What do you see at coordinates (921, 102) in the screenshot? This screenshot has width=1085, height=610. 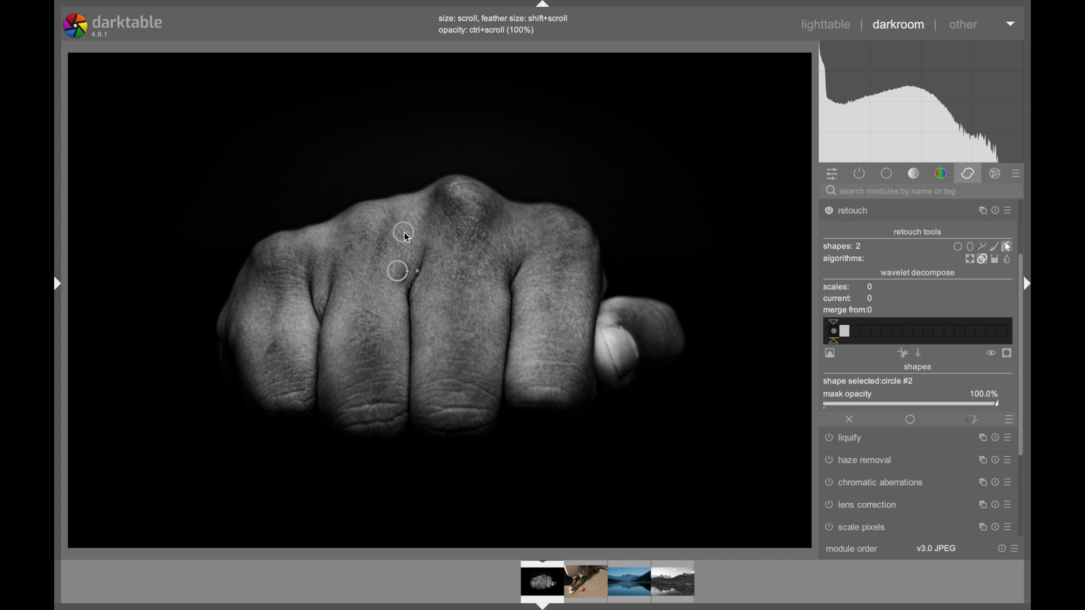 I see `histogram` at bounding box center [921, 102].